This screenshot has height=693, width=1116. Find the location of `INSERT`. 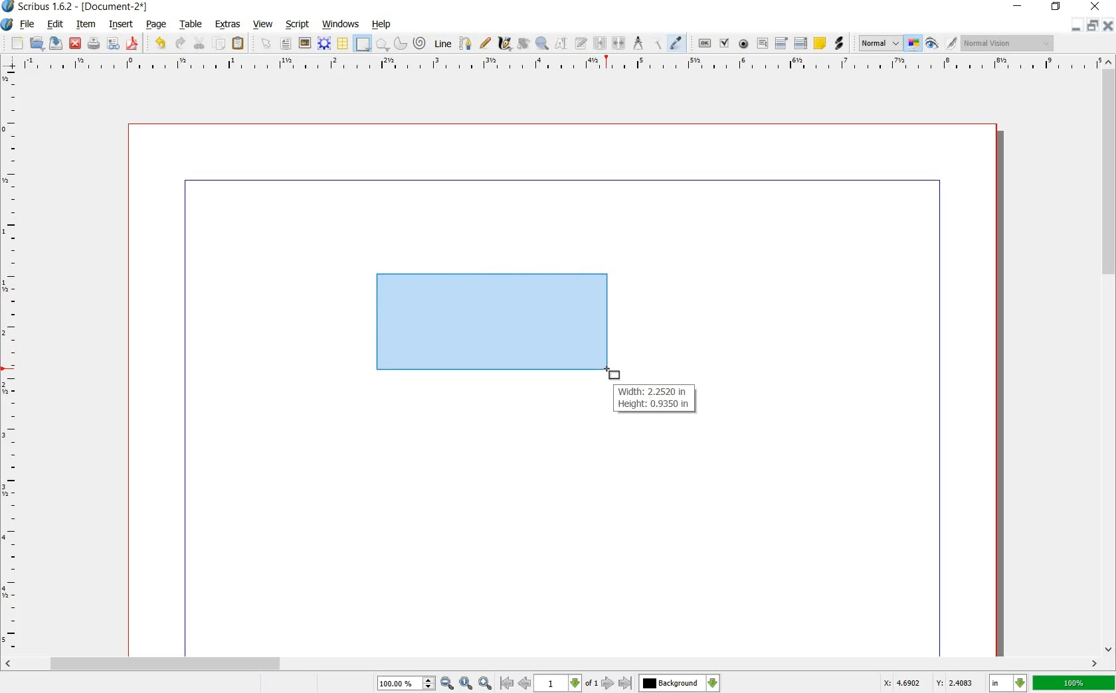

INSERT is located at coordinates (121, 25).